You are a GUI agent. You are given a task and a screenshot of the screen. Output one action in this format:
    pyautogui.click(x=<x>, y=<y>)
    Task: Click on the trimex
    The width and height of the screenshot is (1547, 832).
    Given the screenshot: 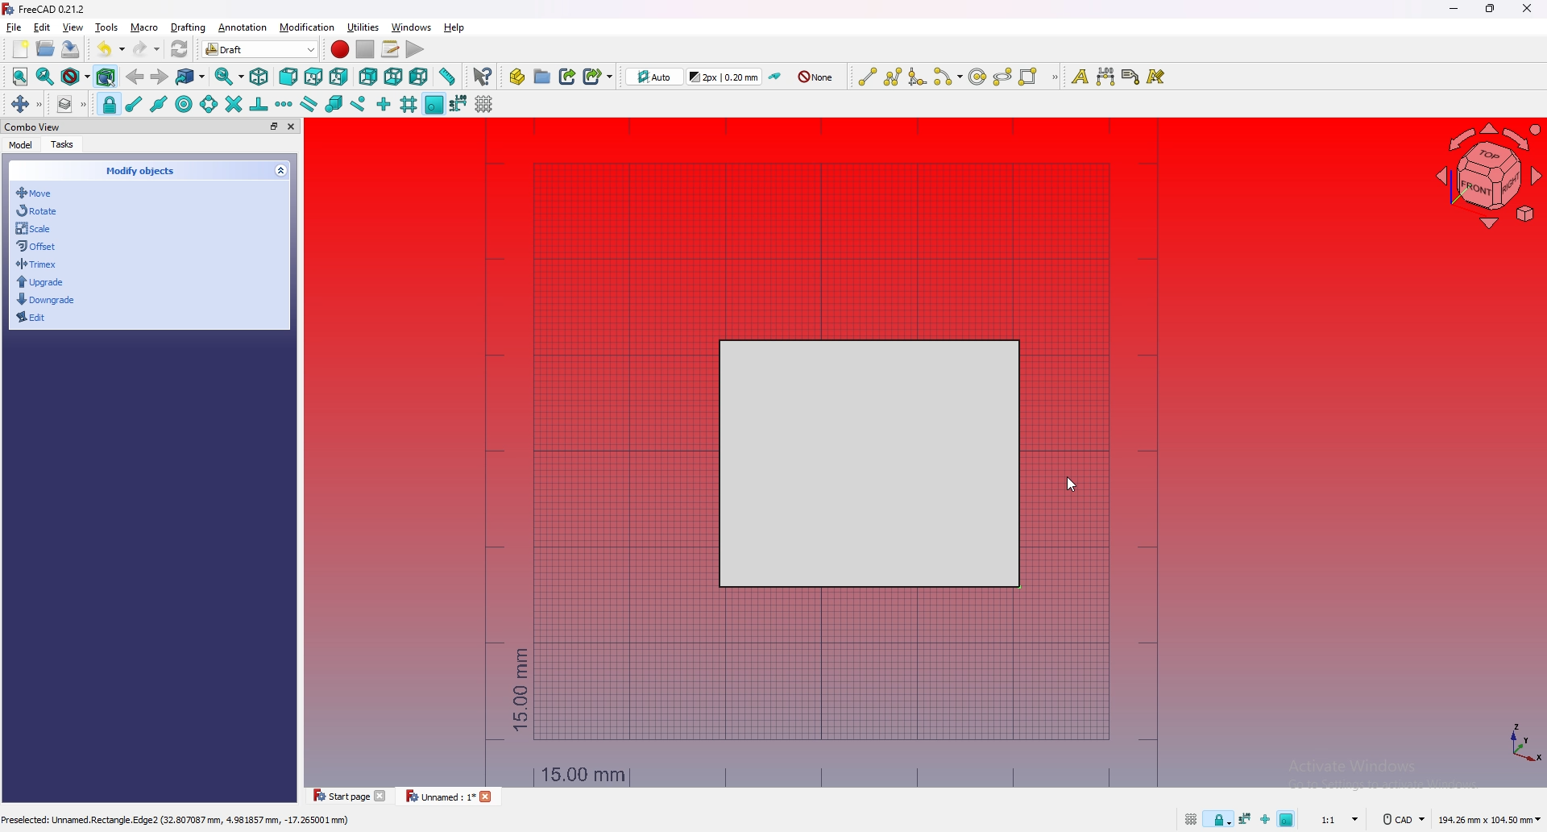 What is the action you would take?
    pyautogui.click(x=39, y=264)
    